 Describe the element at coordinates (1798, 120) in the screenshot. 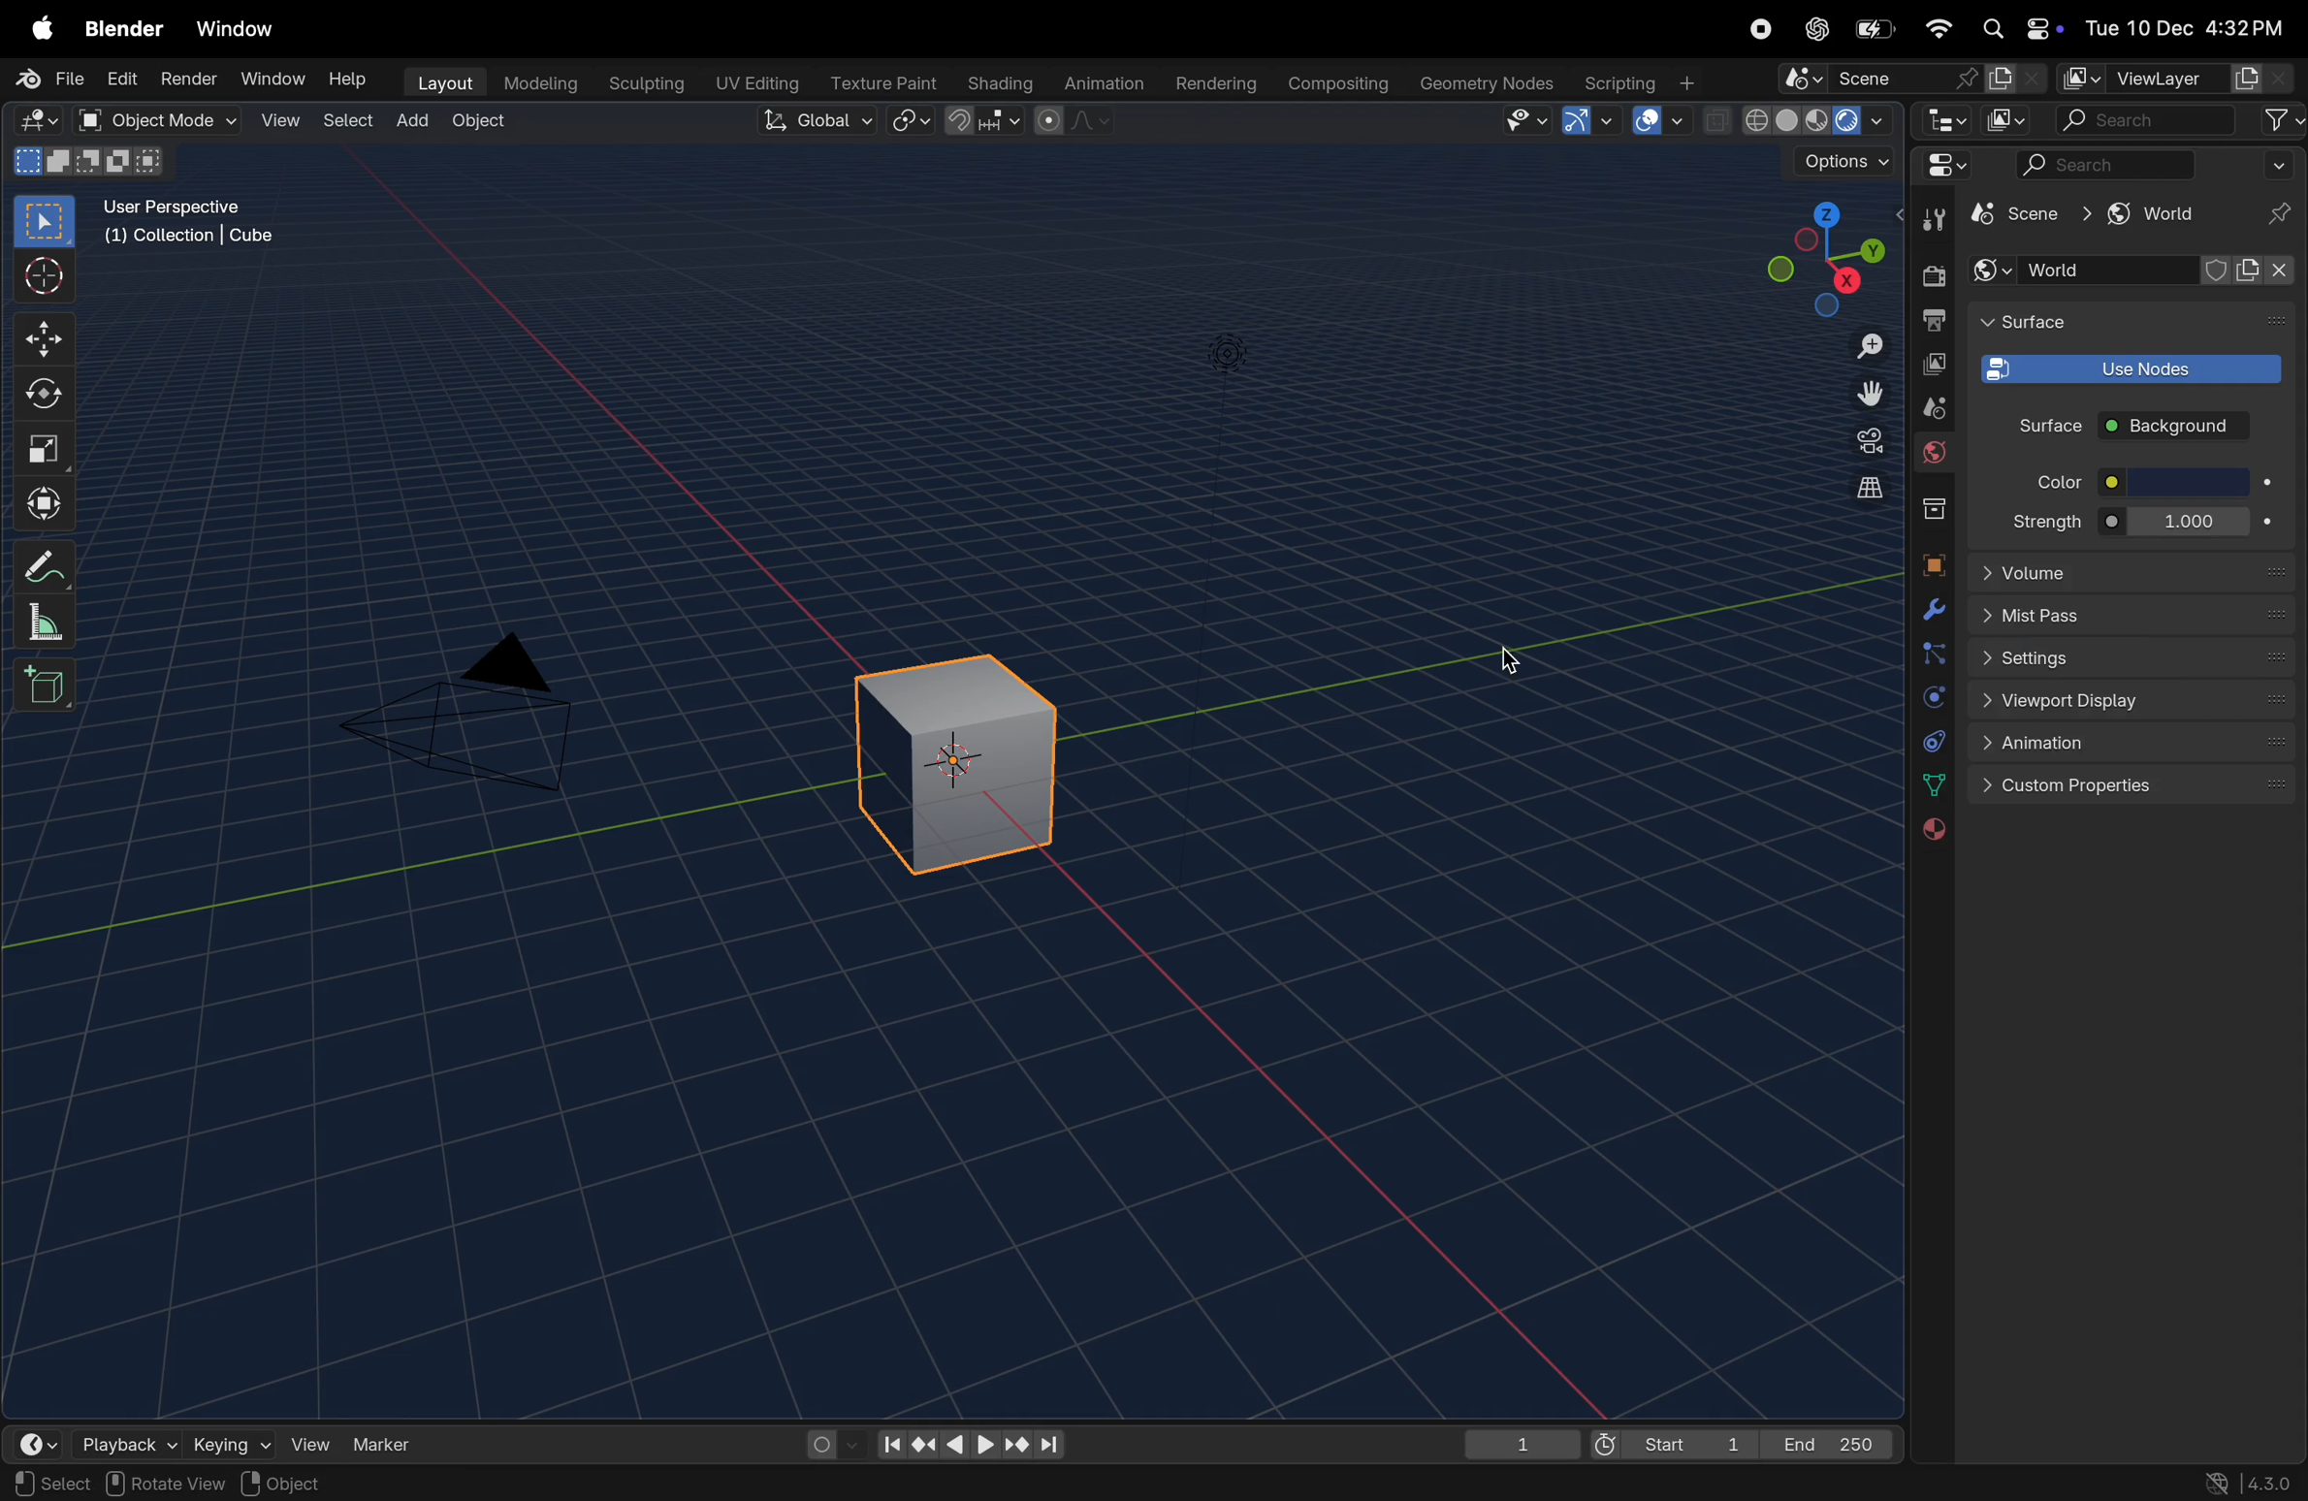

I see `view port shading` at that location.